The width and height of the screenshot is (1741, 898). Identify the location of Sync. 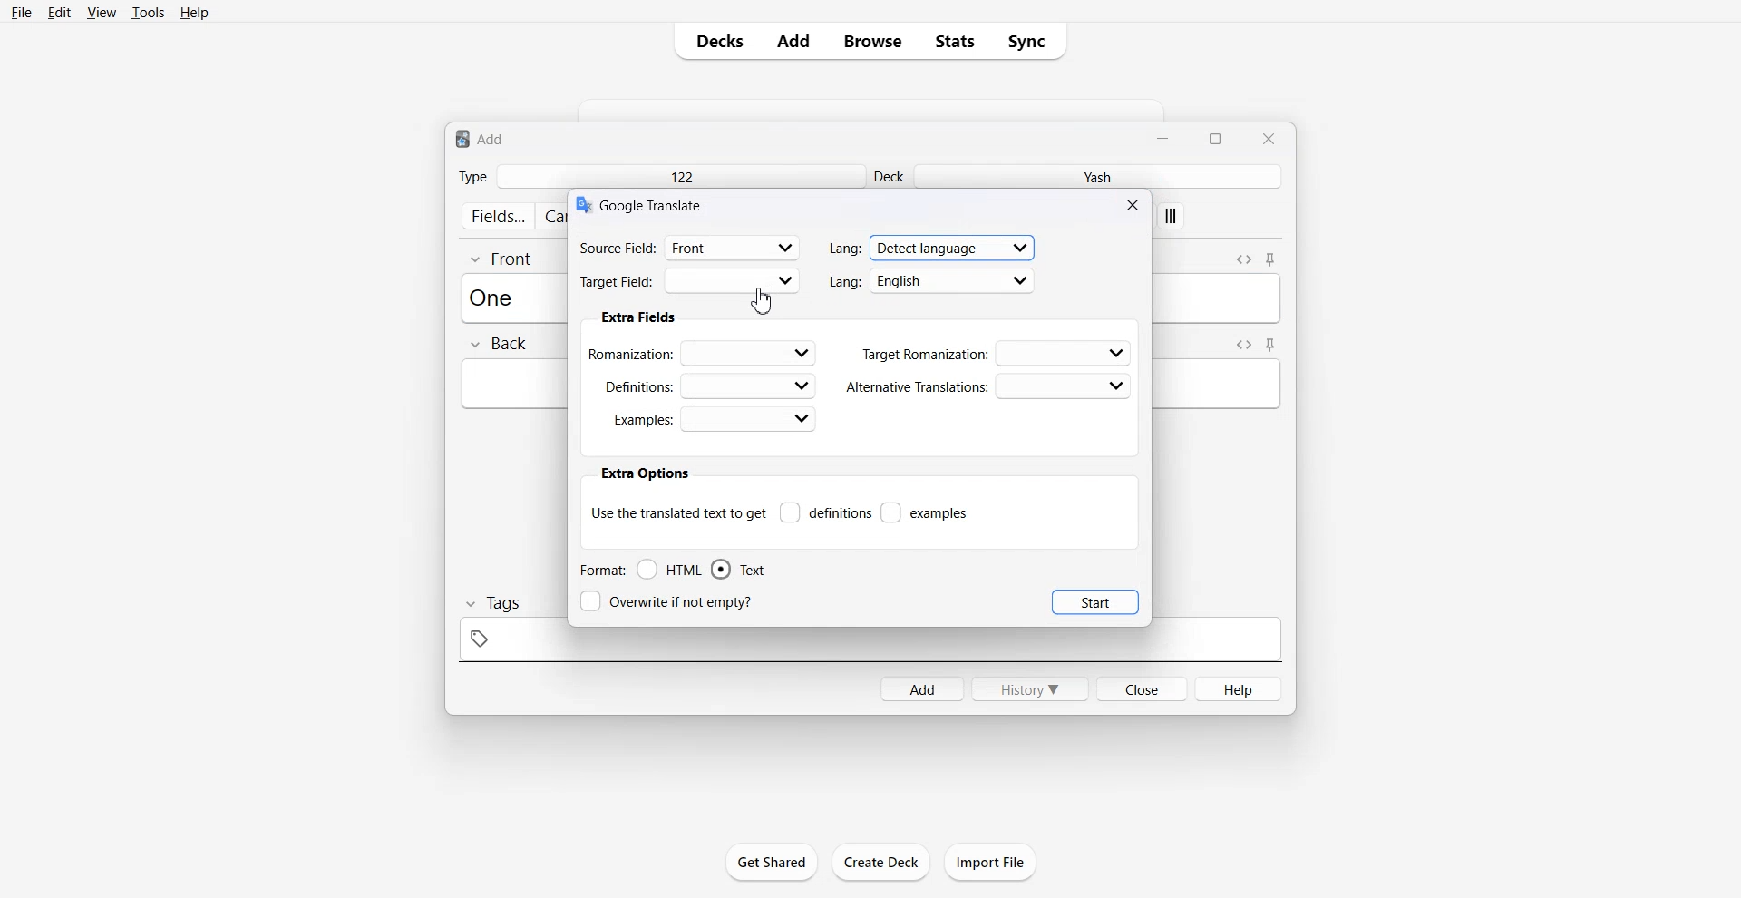
(1032, 41).